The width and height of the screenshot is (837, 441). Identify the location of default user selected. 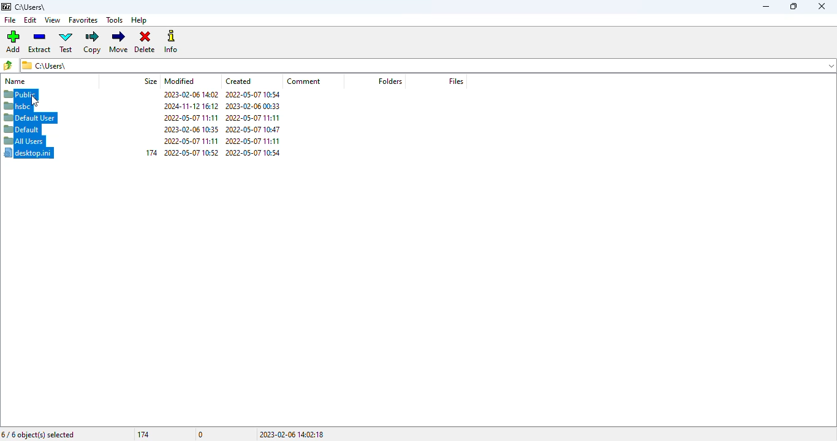
(29, 118).